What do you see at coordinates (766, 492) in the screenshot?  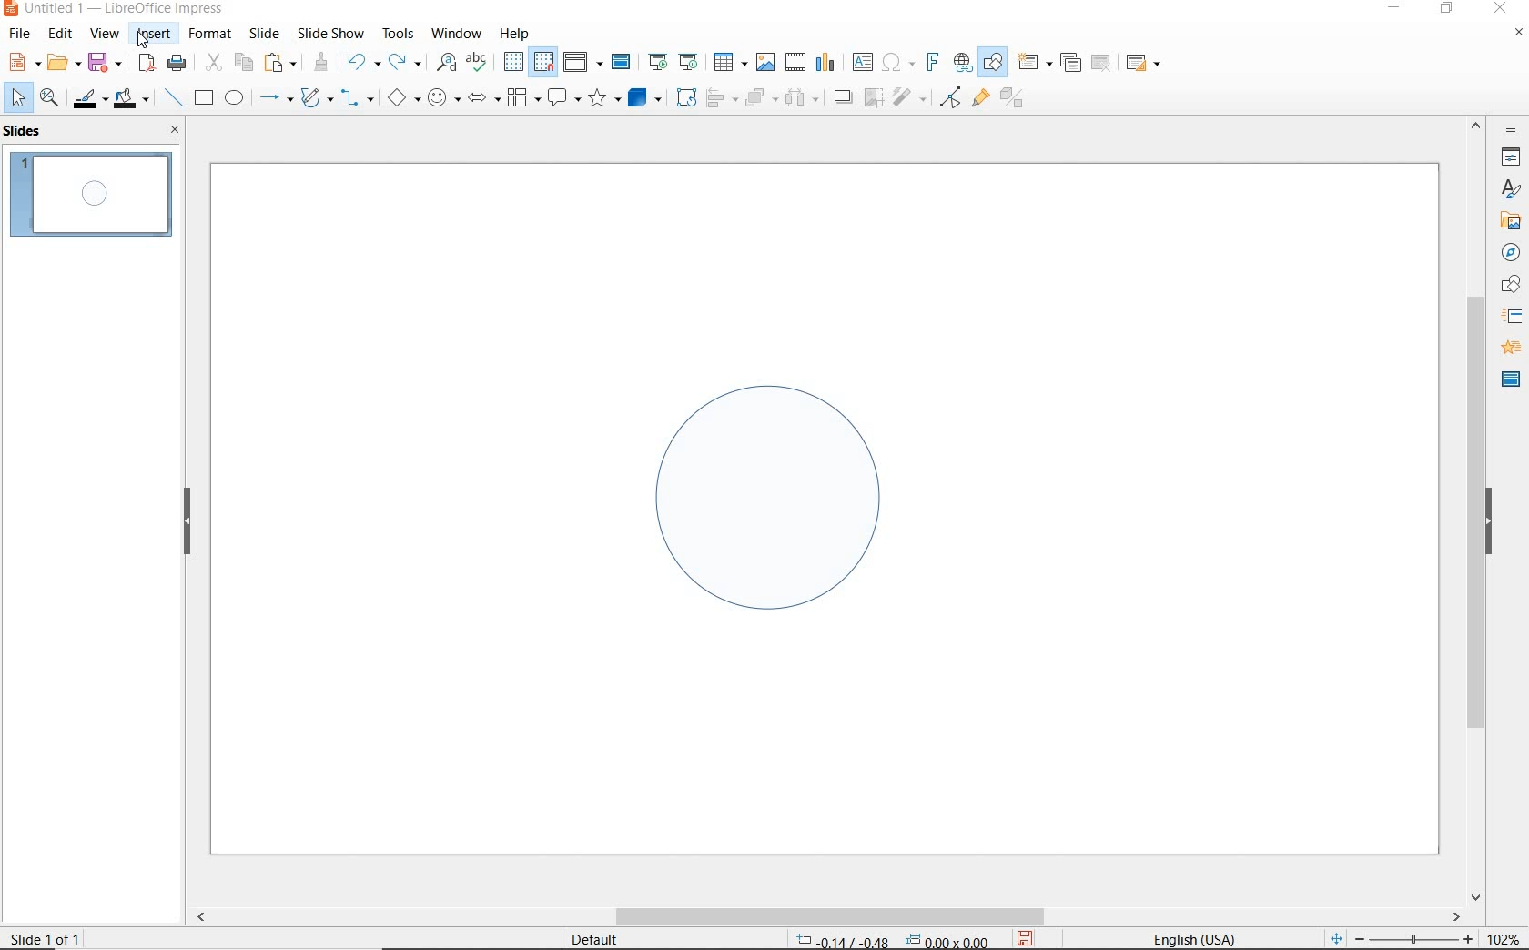 I see `circular shape` at bounding box center [766, 492].